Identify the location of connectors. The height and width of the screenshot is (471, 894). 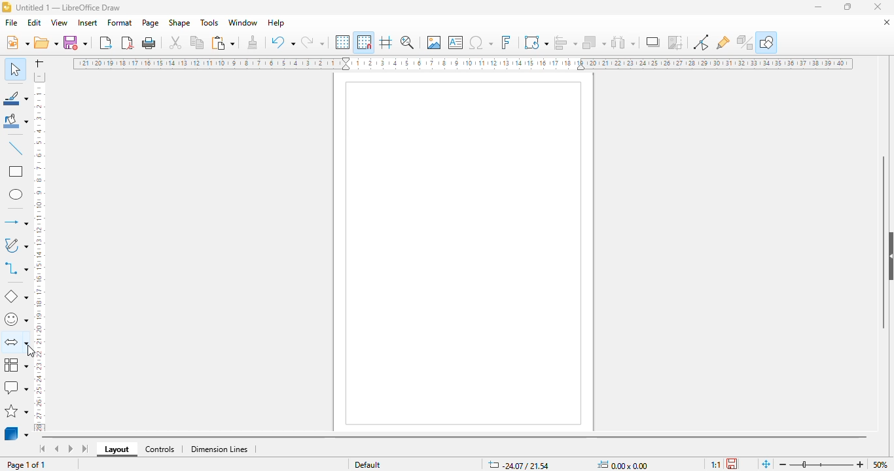
(16, 268).